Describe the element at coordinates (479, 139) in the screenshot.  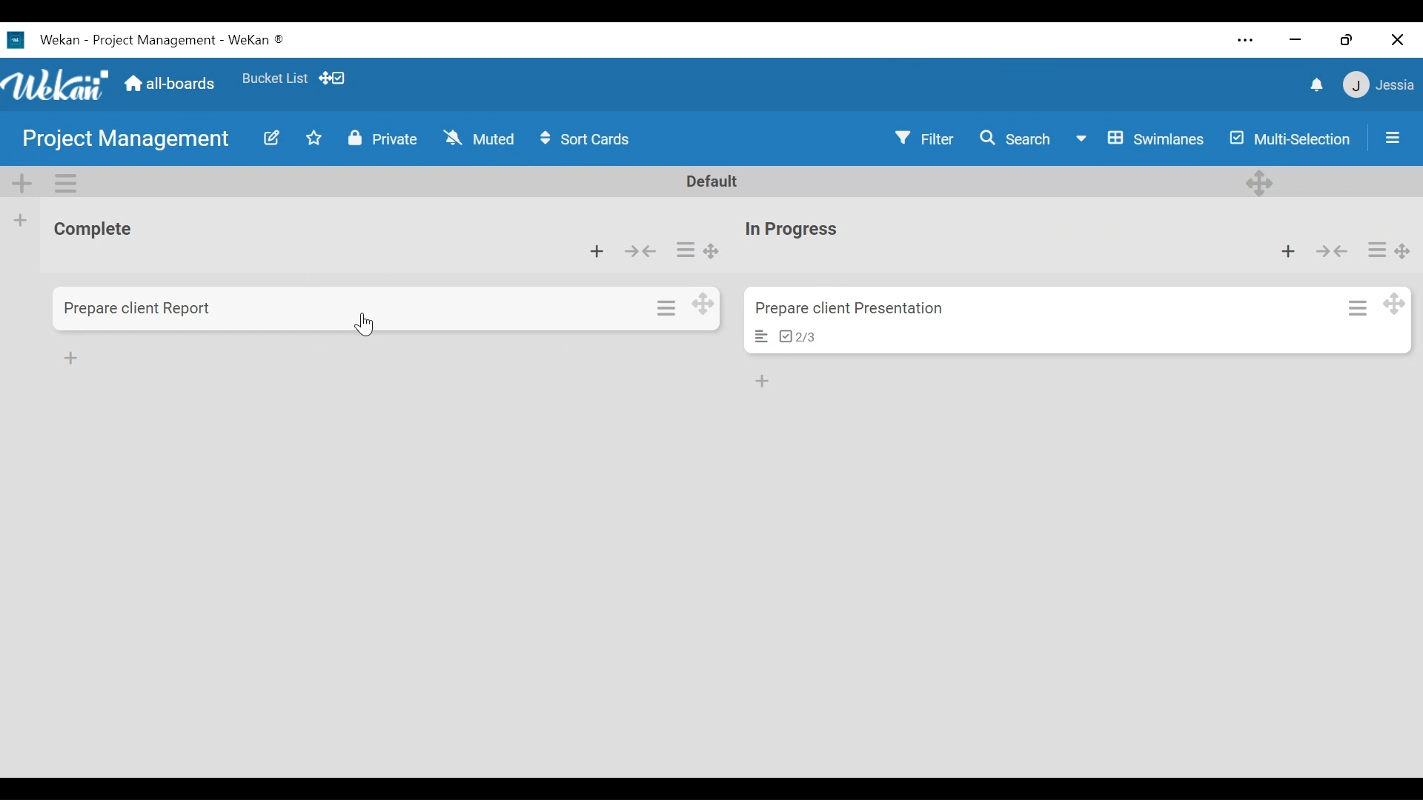
I see `Muted` at that location.